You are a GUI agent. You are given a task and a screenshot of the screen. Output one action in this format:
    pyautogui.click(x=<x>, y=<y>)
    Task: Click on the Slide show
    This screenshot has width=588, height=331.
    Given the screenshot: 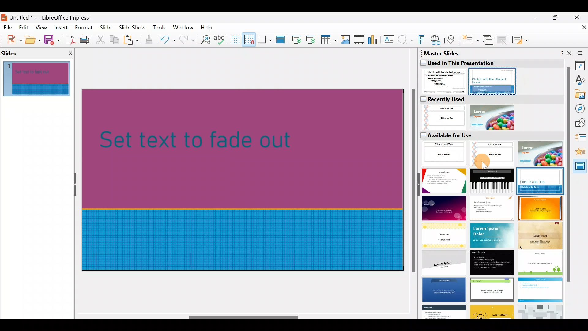 What is the action you would take?
    pyautogui.click(x=134, y=29)
    